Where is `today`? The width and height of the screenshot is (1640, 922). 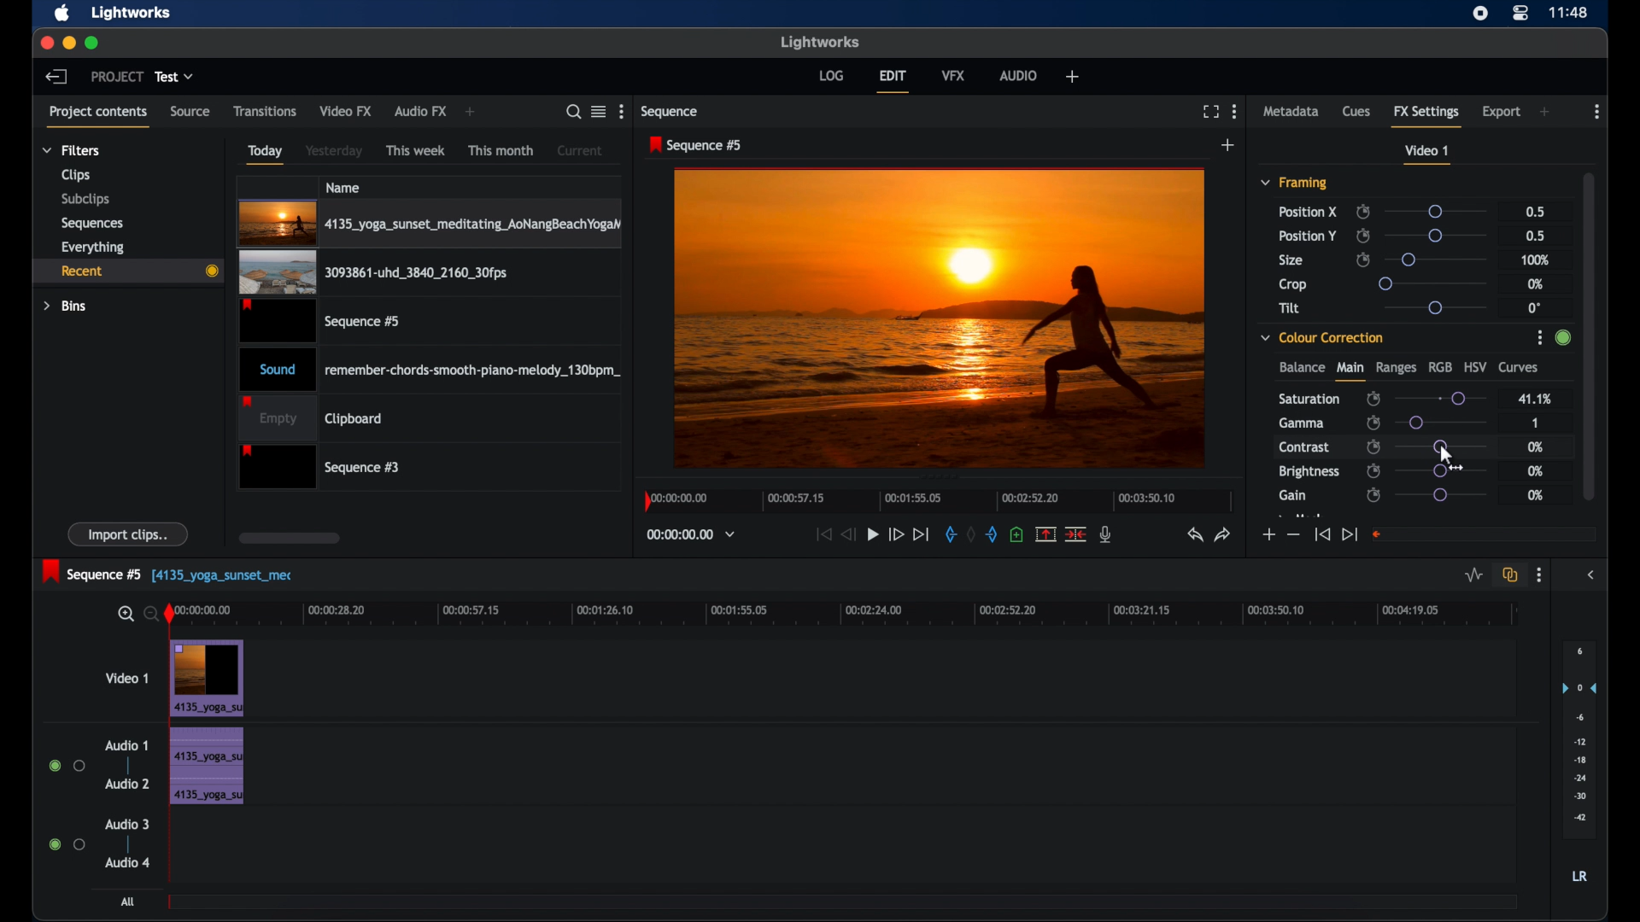
today is located at coordinates (265, 154).